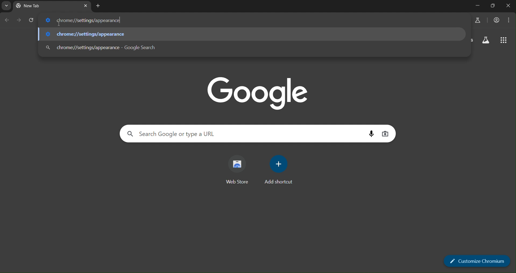 This screenshot has width=516, height=273. I want to click on minimize, so click(478, 6).